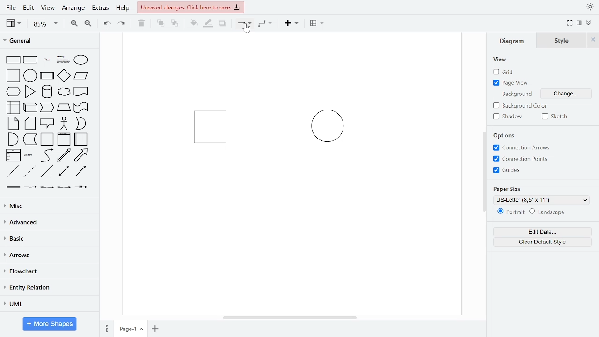 Image resolution: width=599 pixels, height=337 pixels. I want to click on flowchart, so click(48, 272).